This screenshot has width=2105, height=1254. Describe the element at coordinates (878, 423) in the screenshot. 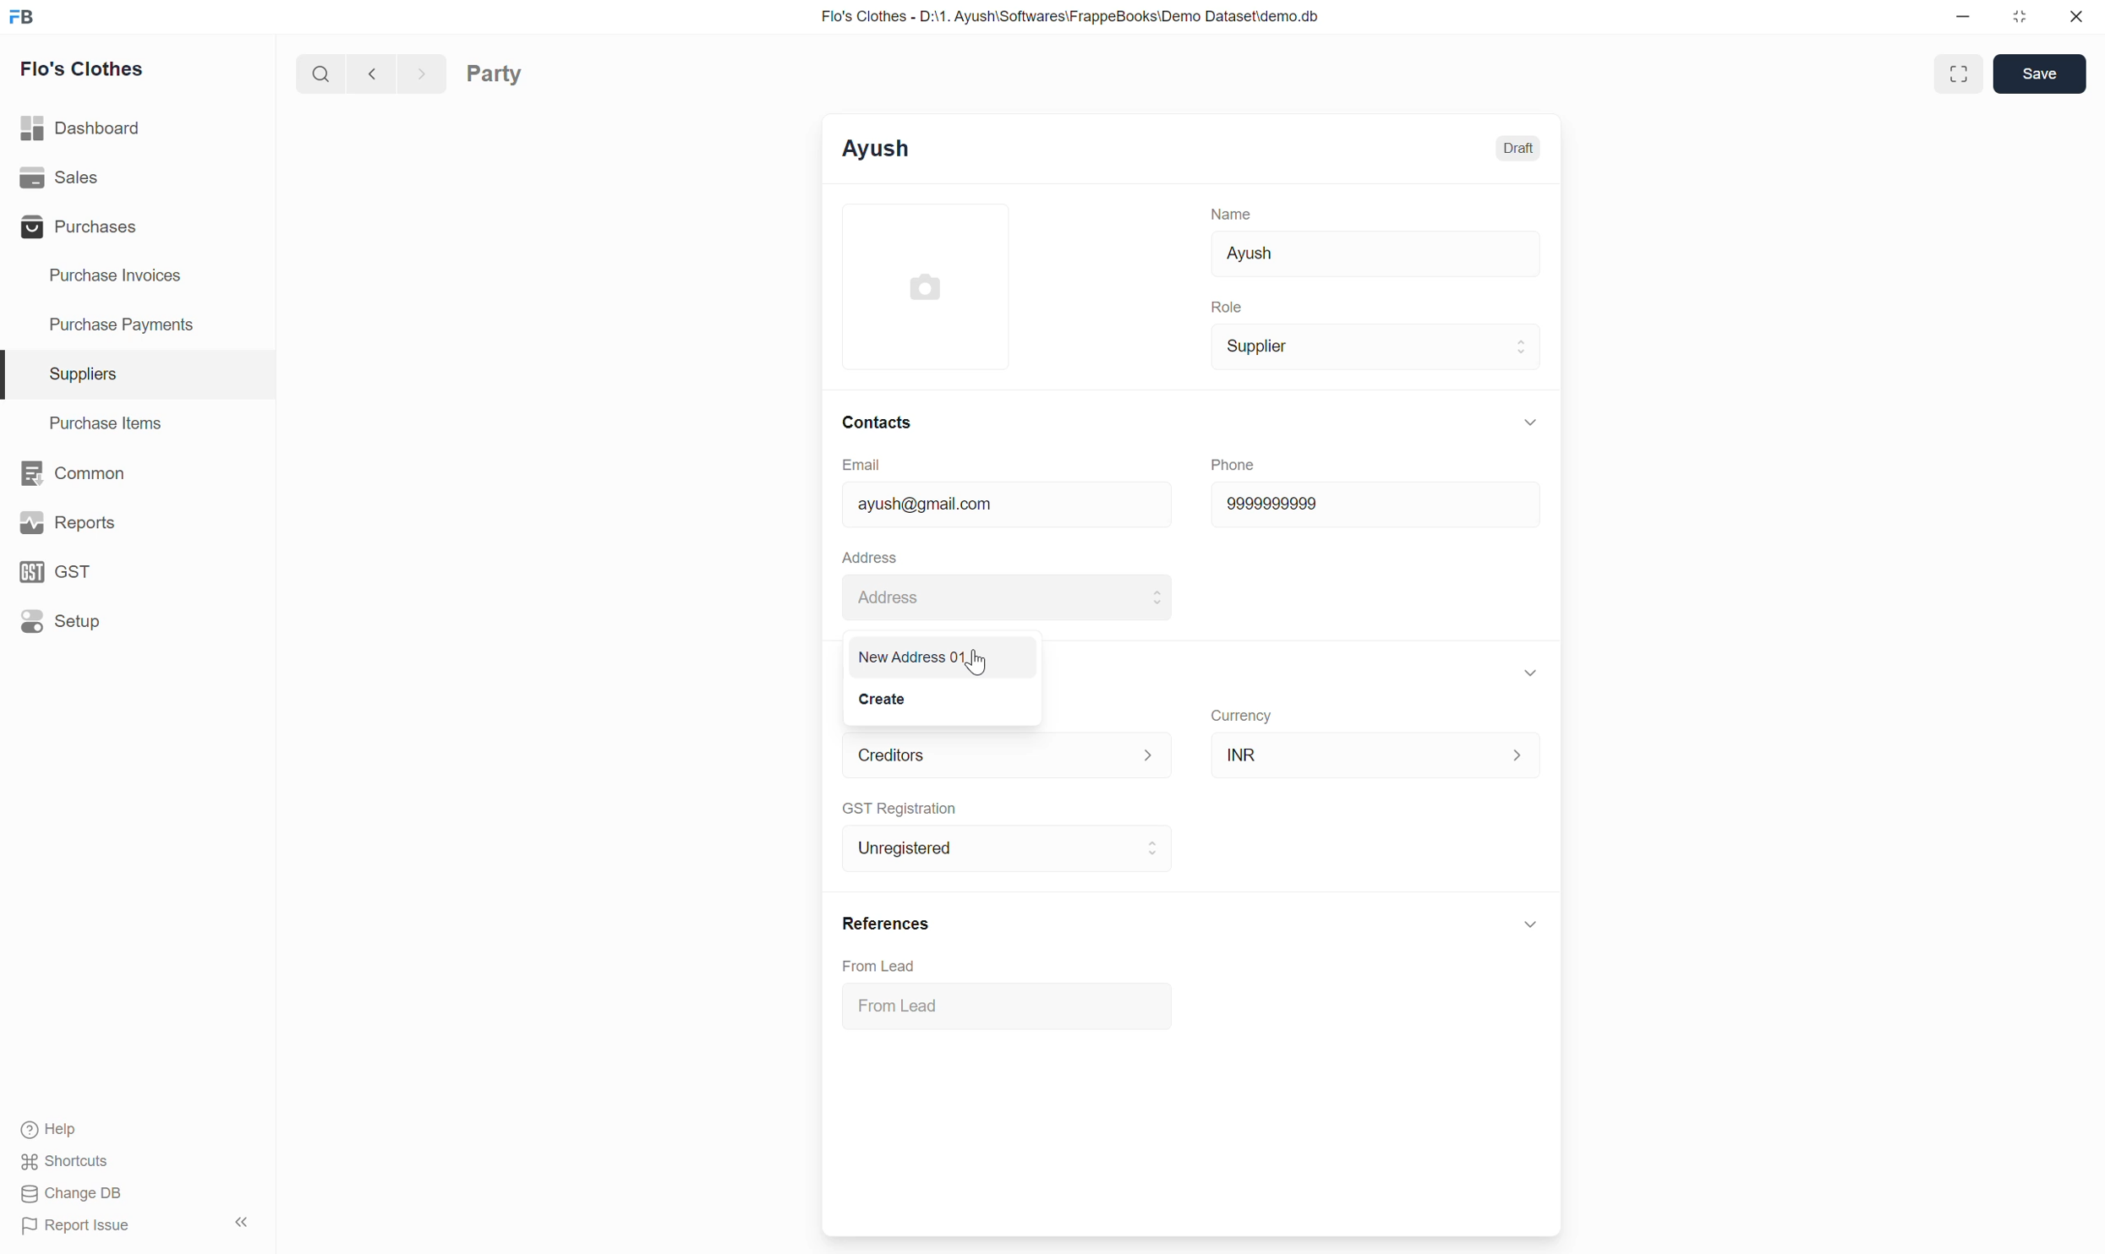

I see `Contacts` at that location.